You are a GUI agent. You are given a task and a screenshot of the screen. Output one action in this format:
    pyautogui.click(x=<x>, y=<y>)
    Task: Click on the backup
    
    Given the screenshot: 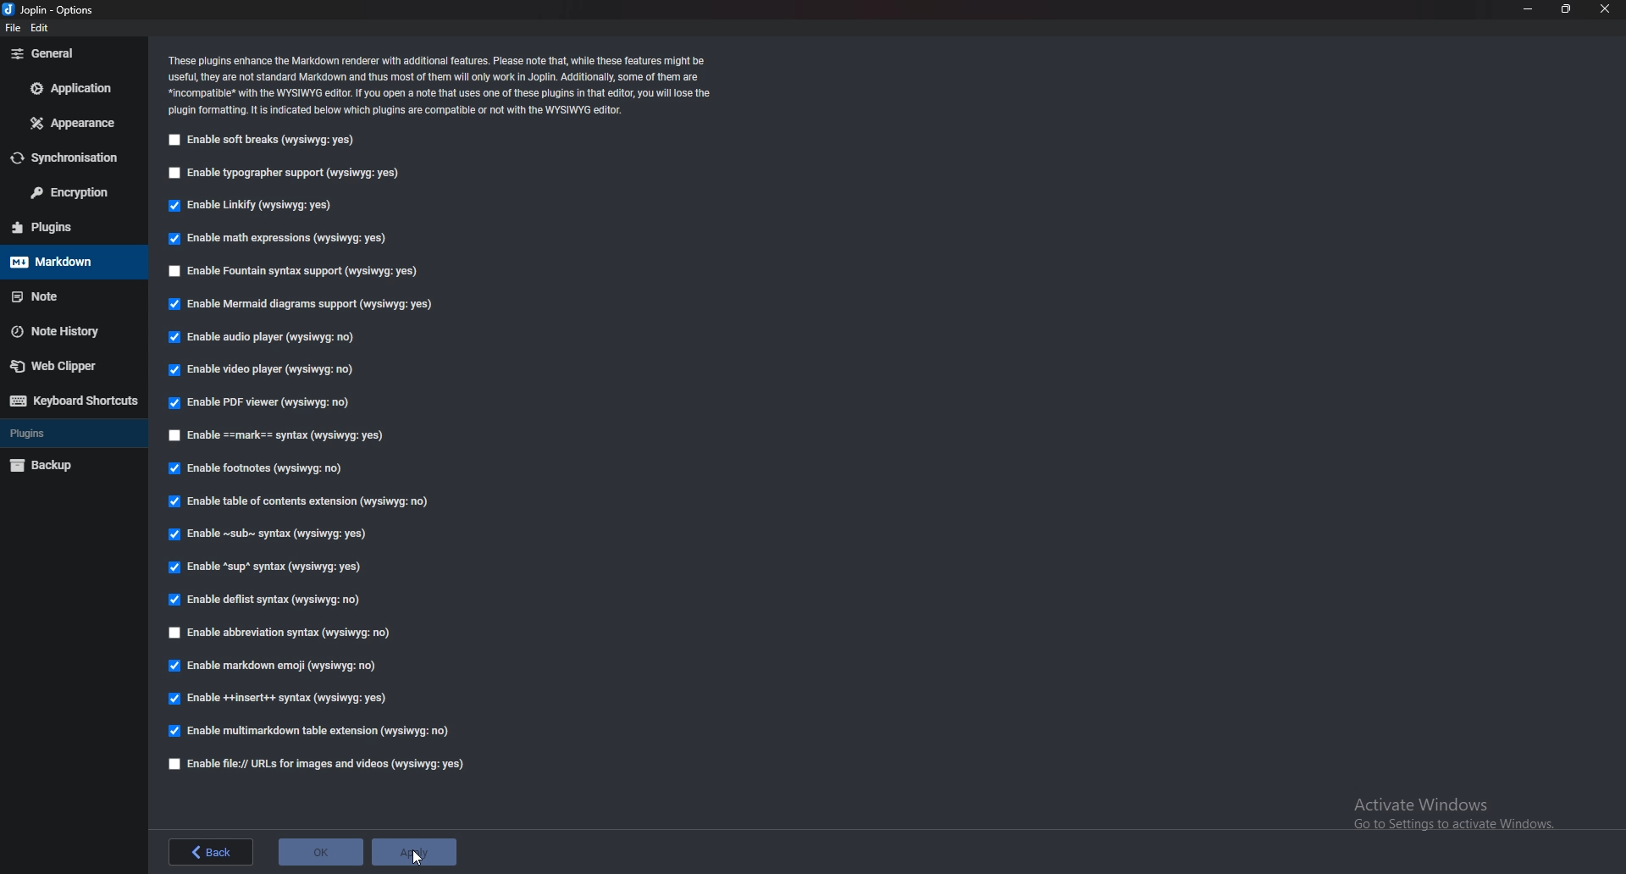 What is the action you would take?
    pyautogui.click(x=64, y=466)
    